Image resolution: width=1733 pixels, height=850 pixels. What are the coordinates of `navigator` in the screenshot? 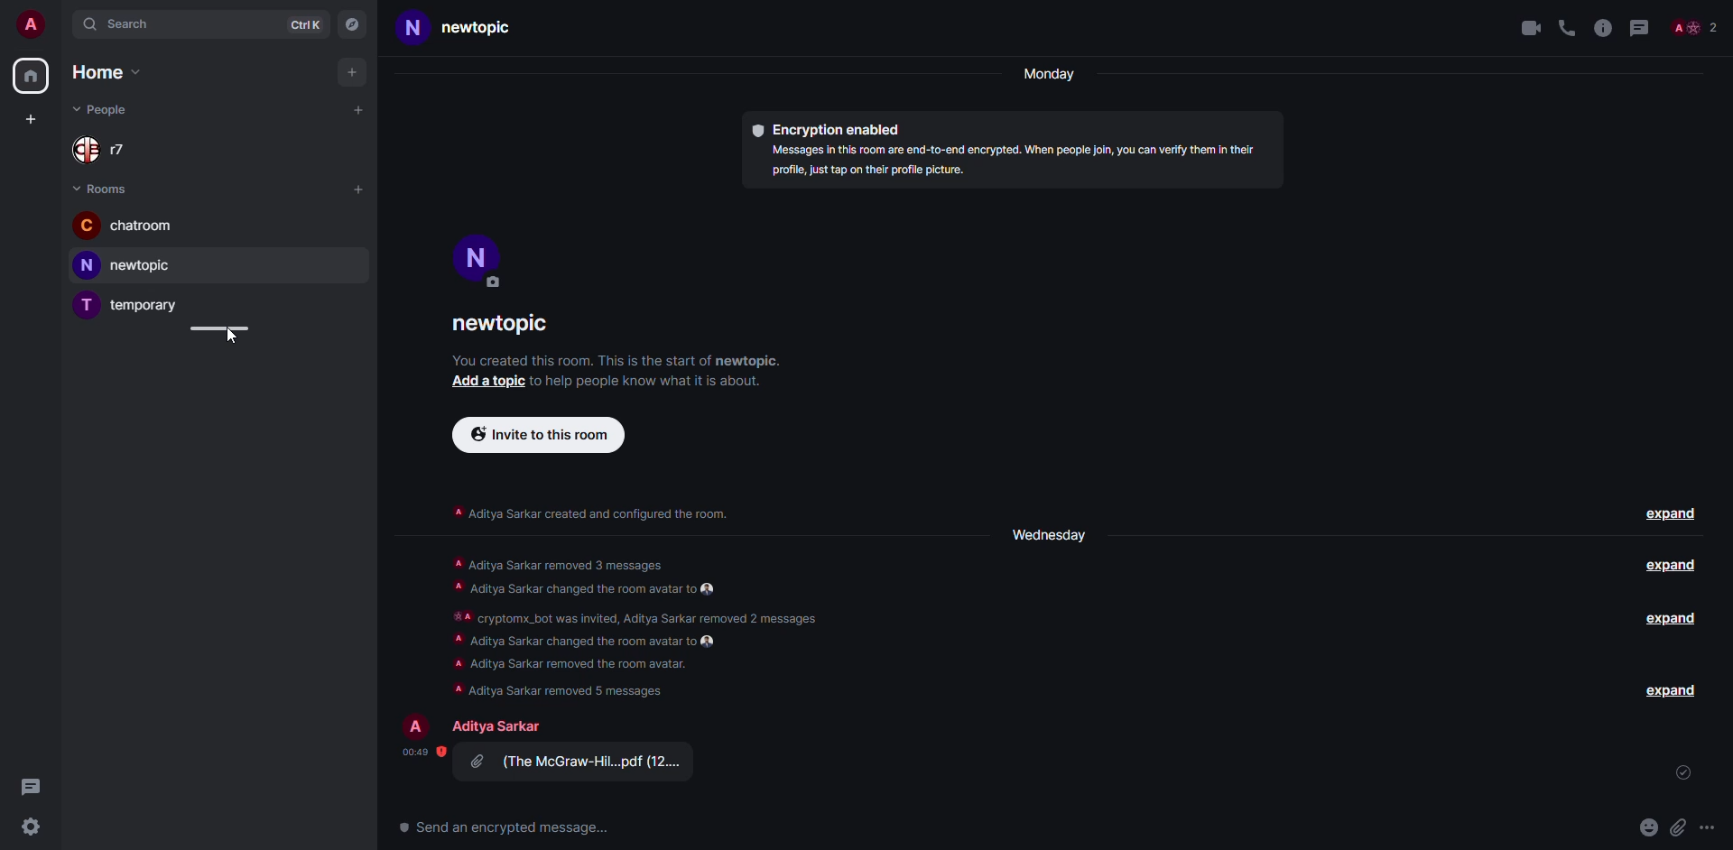 It's located at (353, 25).